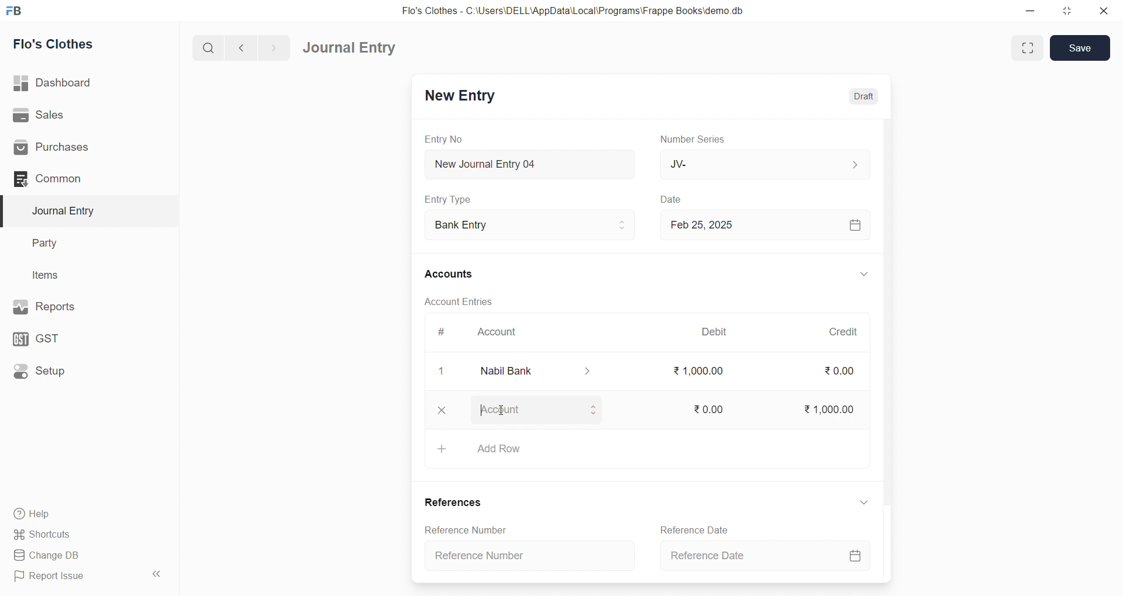 The image size is (1123, 596). What do you see at coordinates (529, 371) in the screenshot?
I see `Nabil Bank` at bounding box center [529, 371].